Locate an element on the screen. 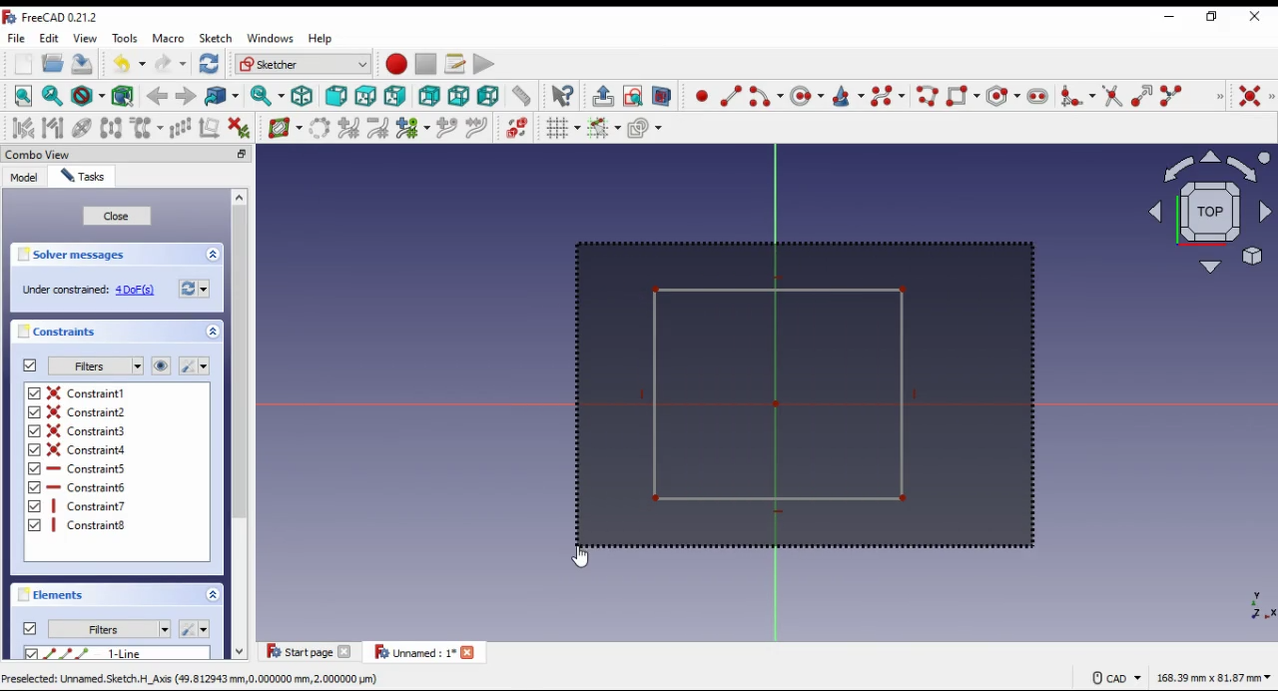  increase bspline degree is located at coordinates (349, 129).